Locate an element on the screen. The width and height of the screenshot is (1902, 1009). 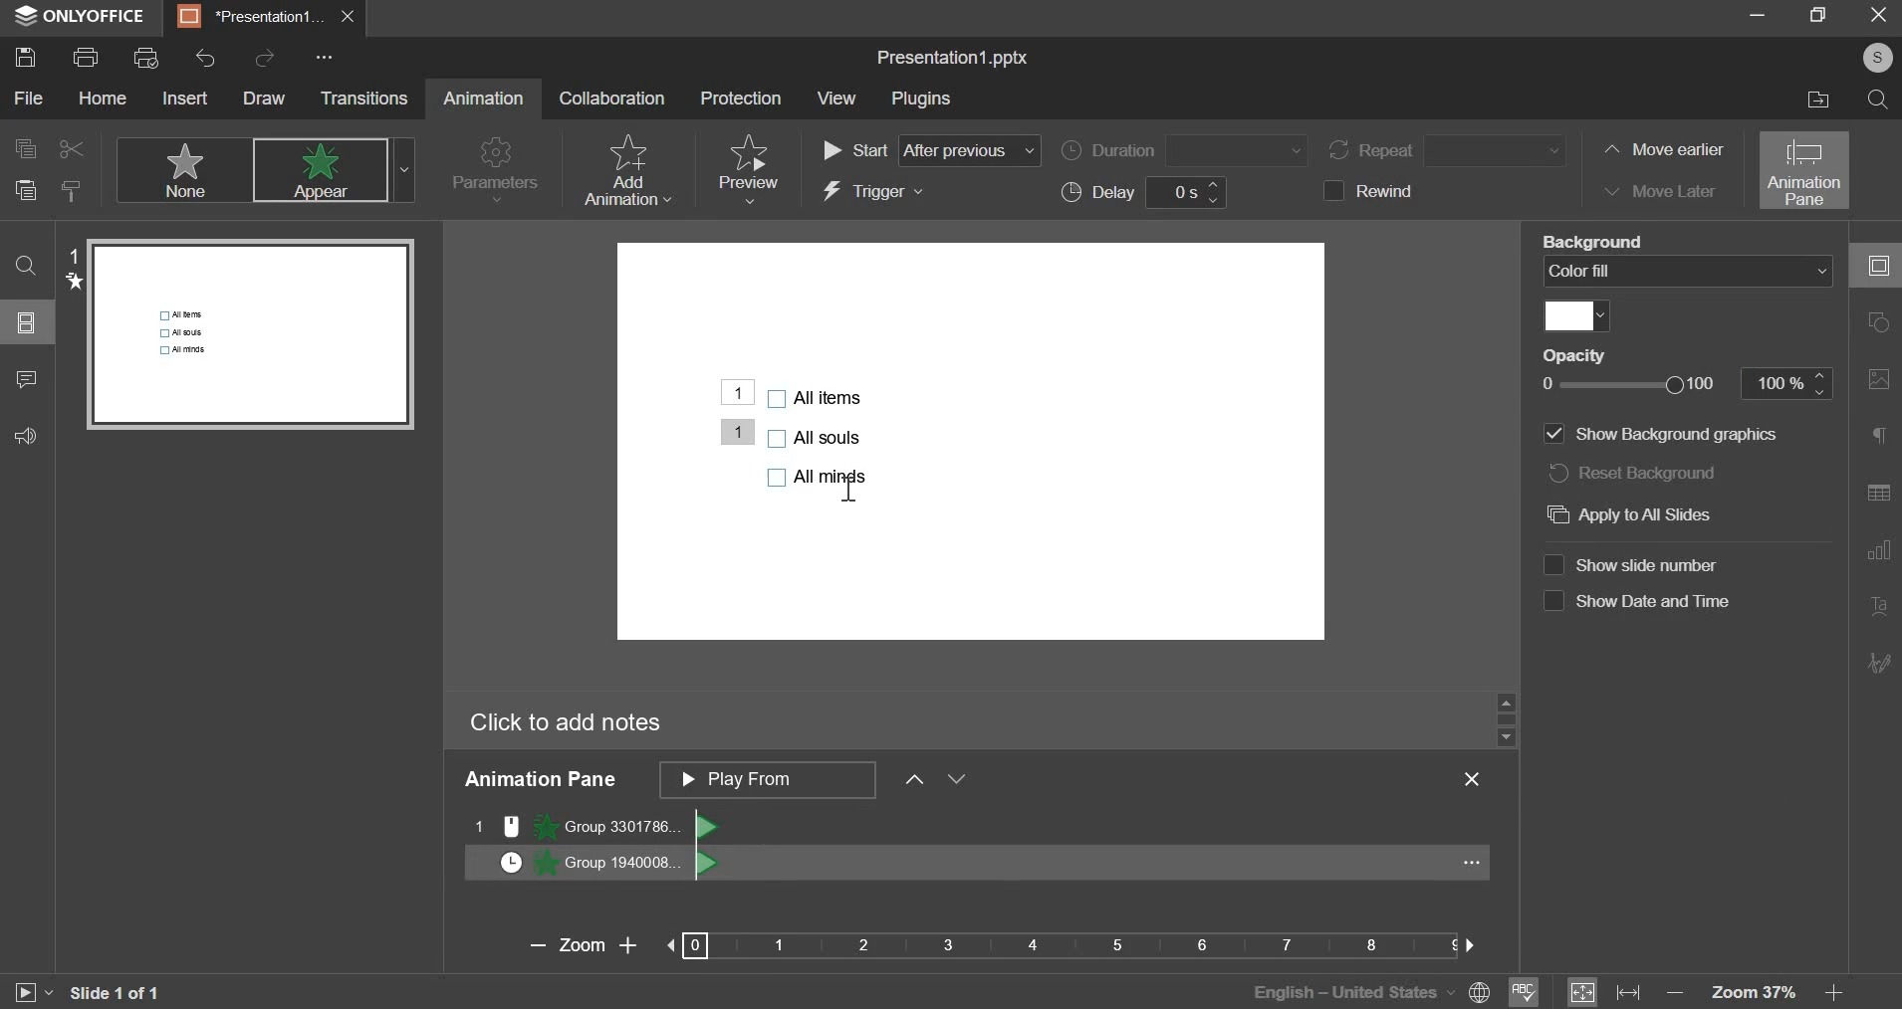
home is located at coordinates (103, 99).